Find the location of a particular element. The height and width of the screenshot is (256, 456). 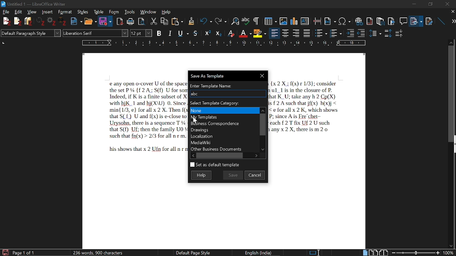

insert bookmark is located at coordinates (392, 20).